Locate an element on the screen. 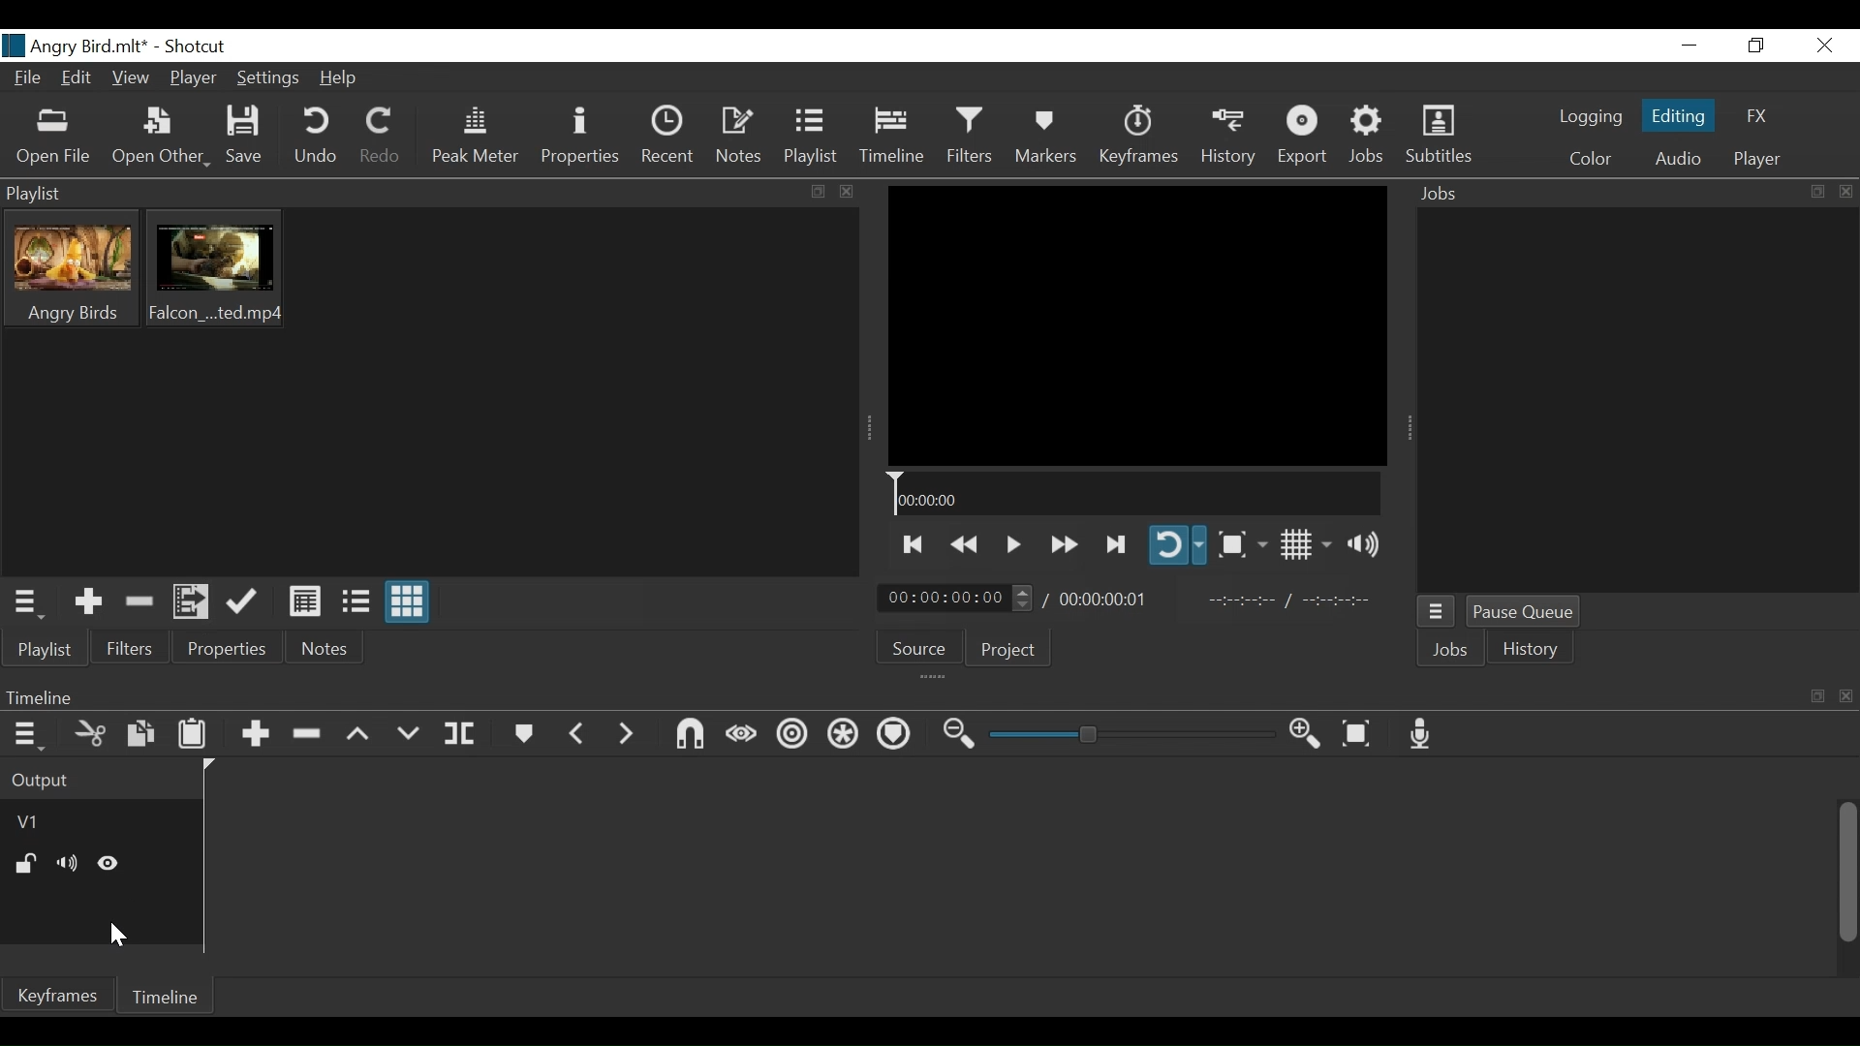 This screenshot has height=1046, width=1860. Jobs is located at coordinates (1450, 650).